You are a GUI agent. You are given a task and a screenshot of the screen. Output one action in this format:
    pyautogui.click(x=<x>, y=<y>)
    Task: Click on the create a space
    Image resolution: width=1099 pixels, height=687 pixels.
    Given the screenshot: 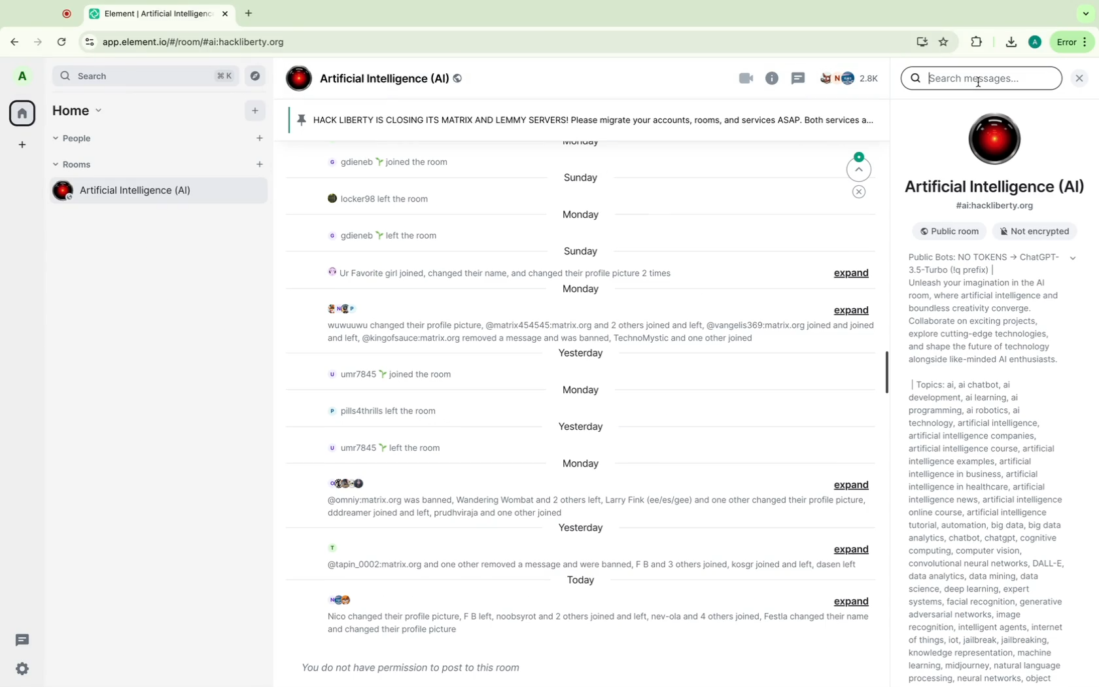 What is the action you would take?
    pyautogui.click(x=23, y=146)
    